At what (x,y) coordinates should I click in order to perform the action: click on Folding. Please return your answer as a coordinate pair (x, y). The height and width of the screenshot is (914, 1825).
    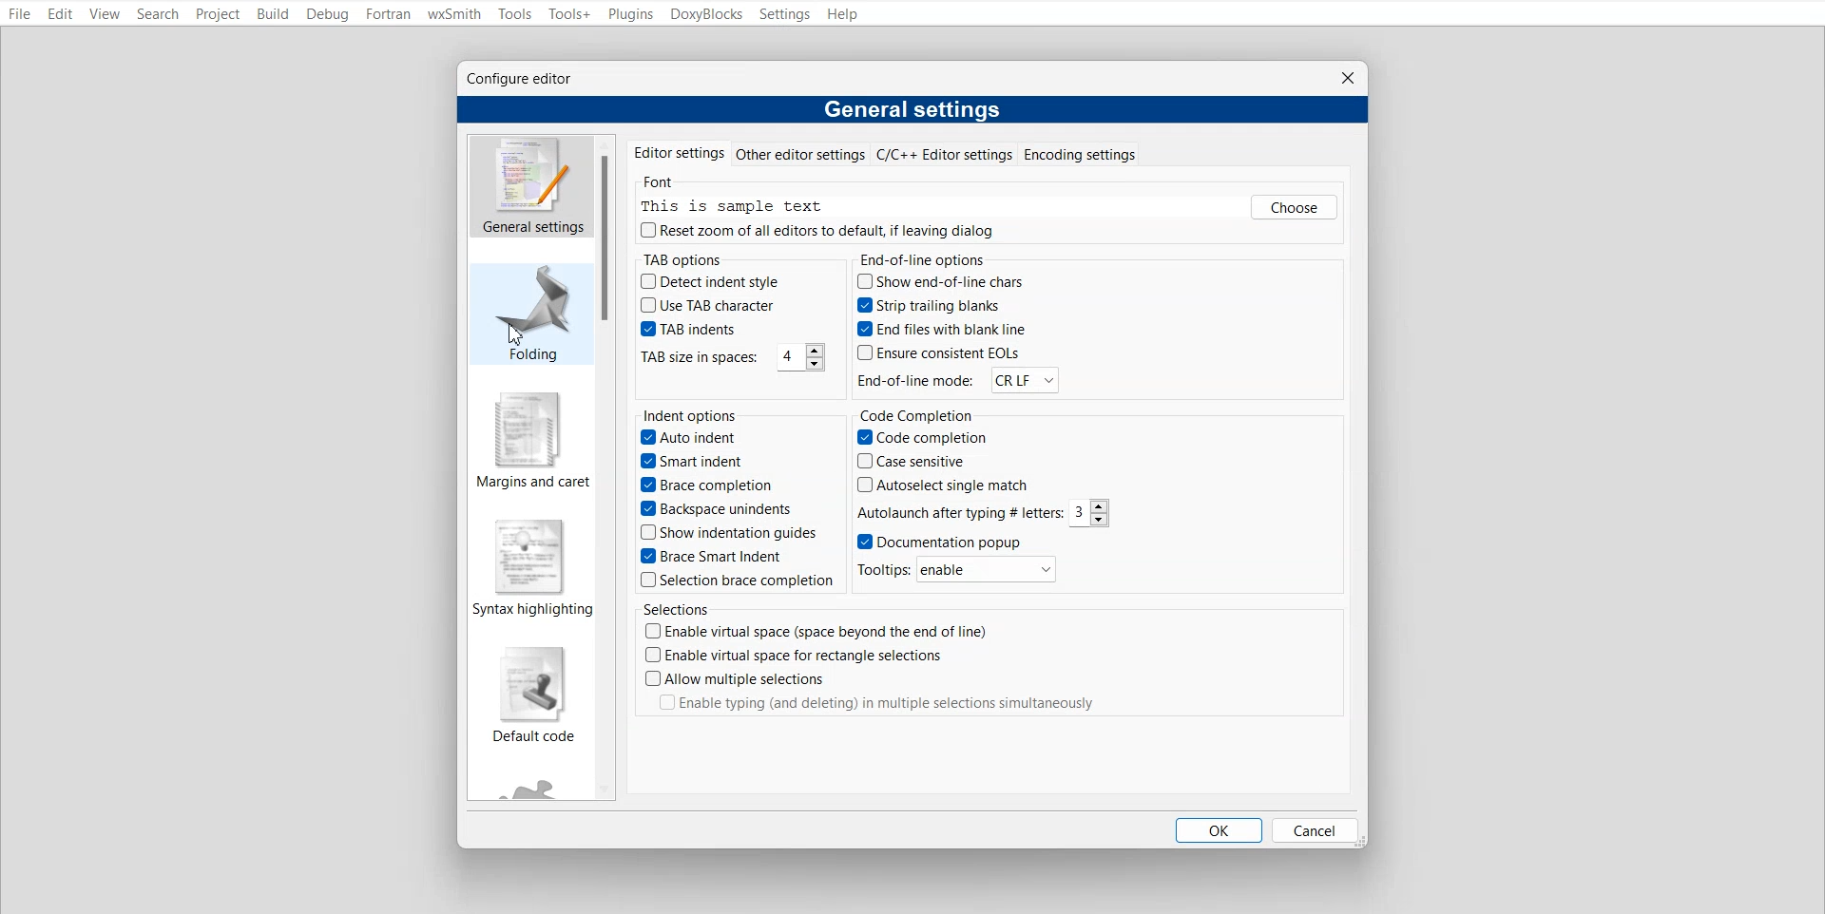
    Looking at the image, I should click on (528, 314).